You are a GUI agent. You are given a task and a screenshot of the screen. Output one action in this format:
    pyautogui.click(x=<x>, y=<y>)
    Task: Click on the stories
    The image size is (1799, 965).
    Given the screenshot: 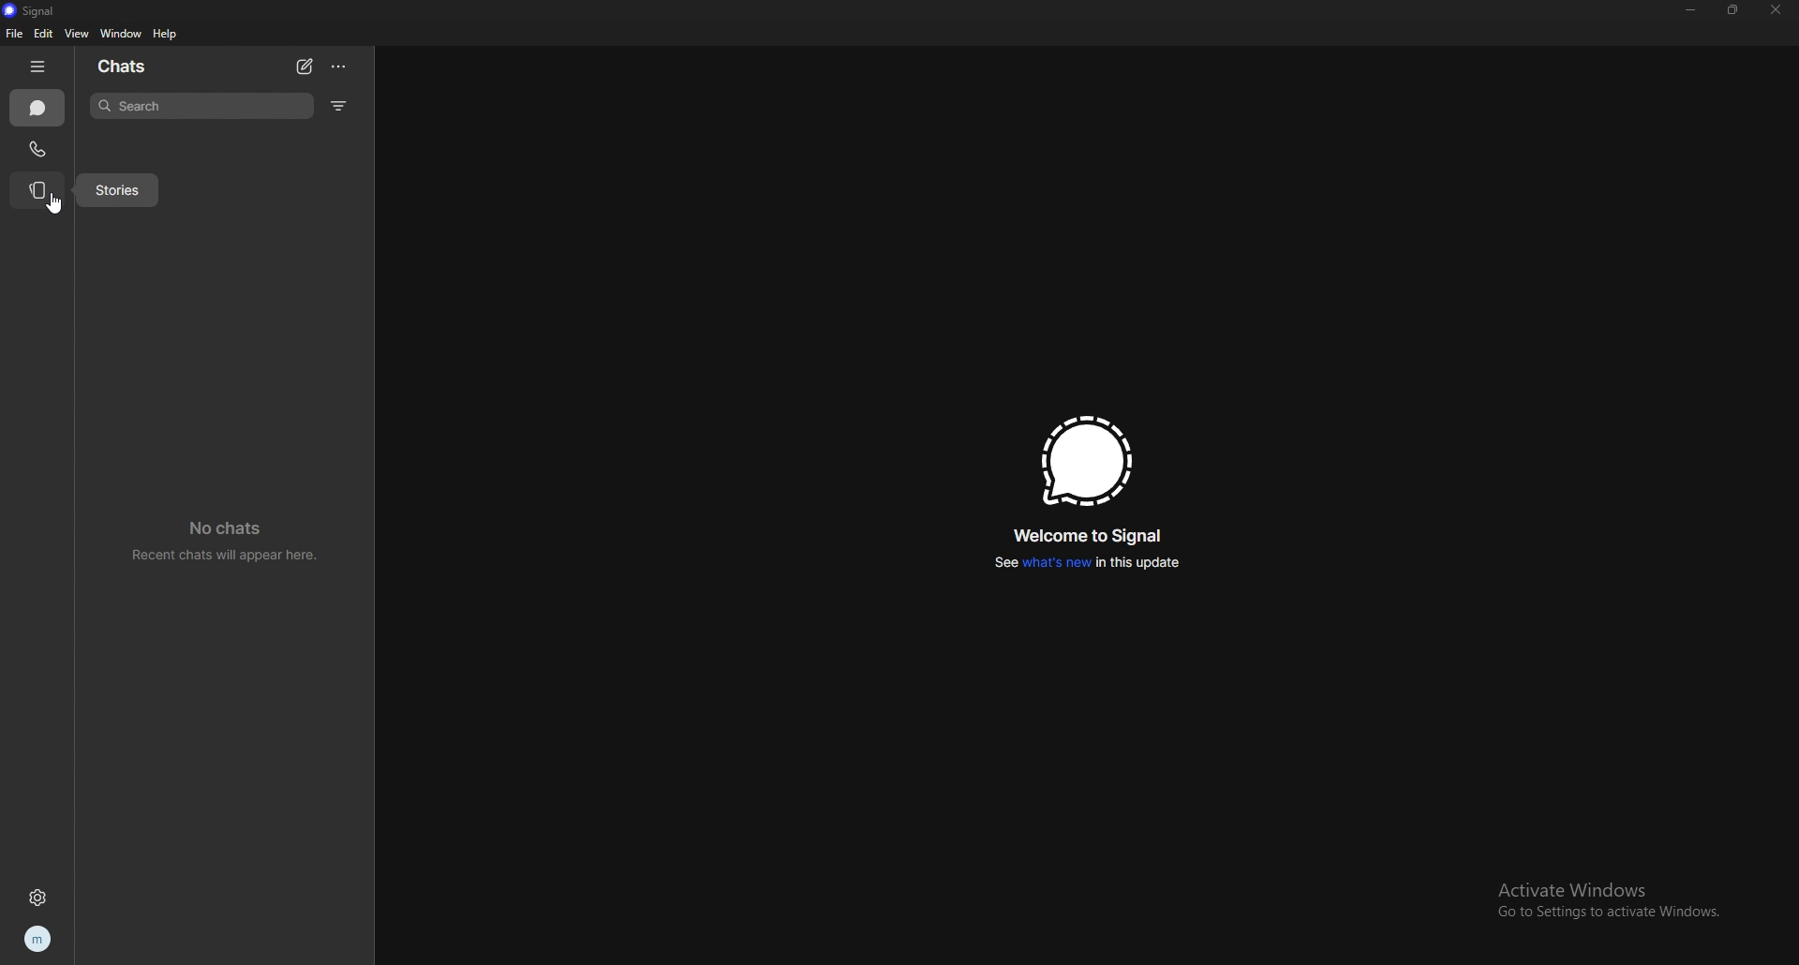 What is the action you would take?
    pyautogui.click(x=39, y=190)
    